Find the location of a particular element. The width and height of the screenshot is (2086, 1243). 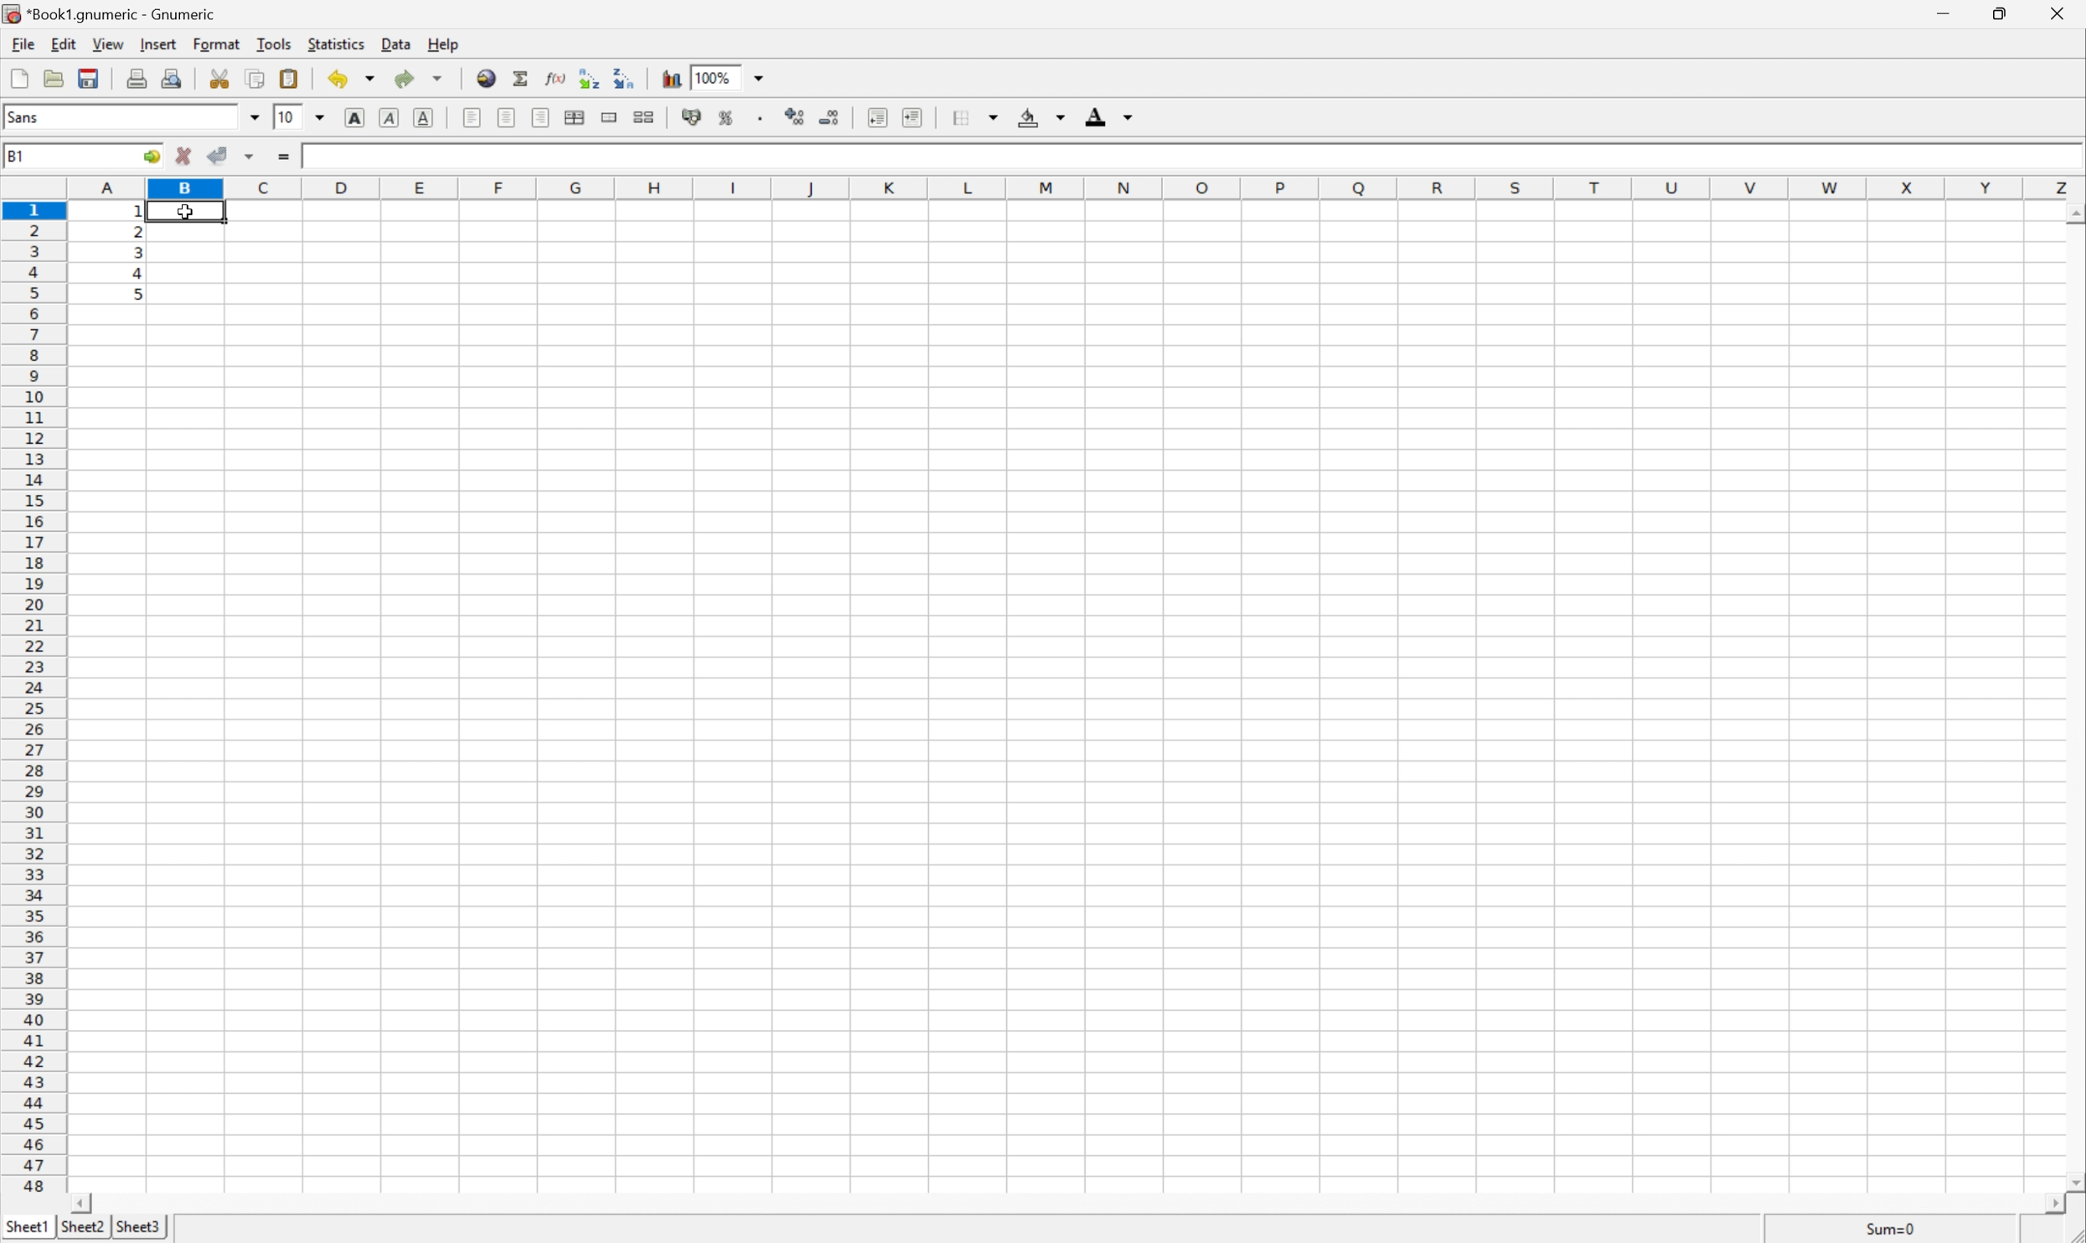

5 is located at coordinates (140, 294).